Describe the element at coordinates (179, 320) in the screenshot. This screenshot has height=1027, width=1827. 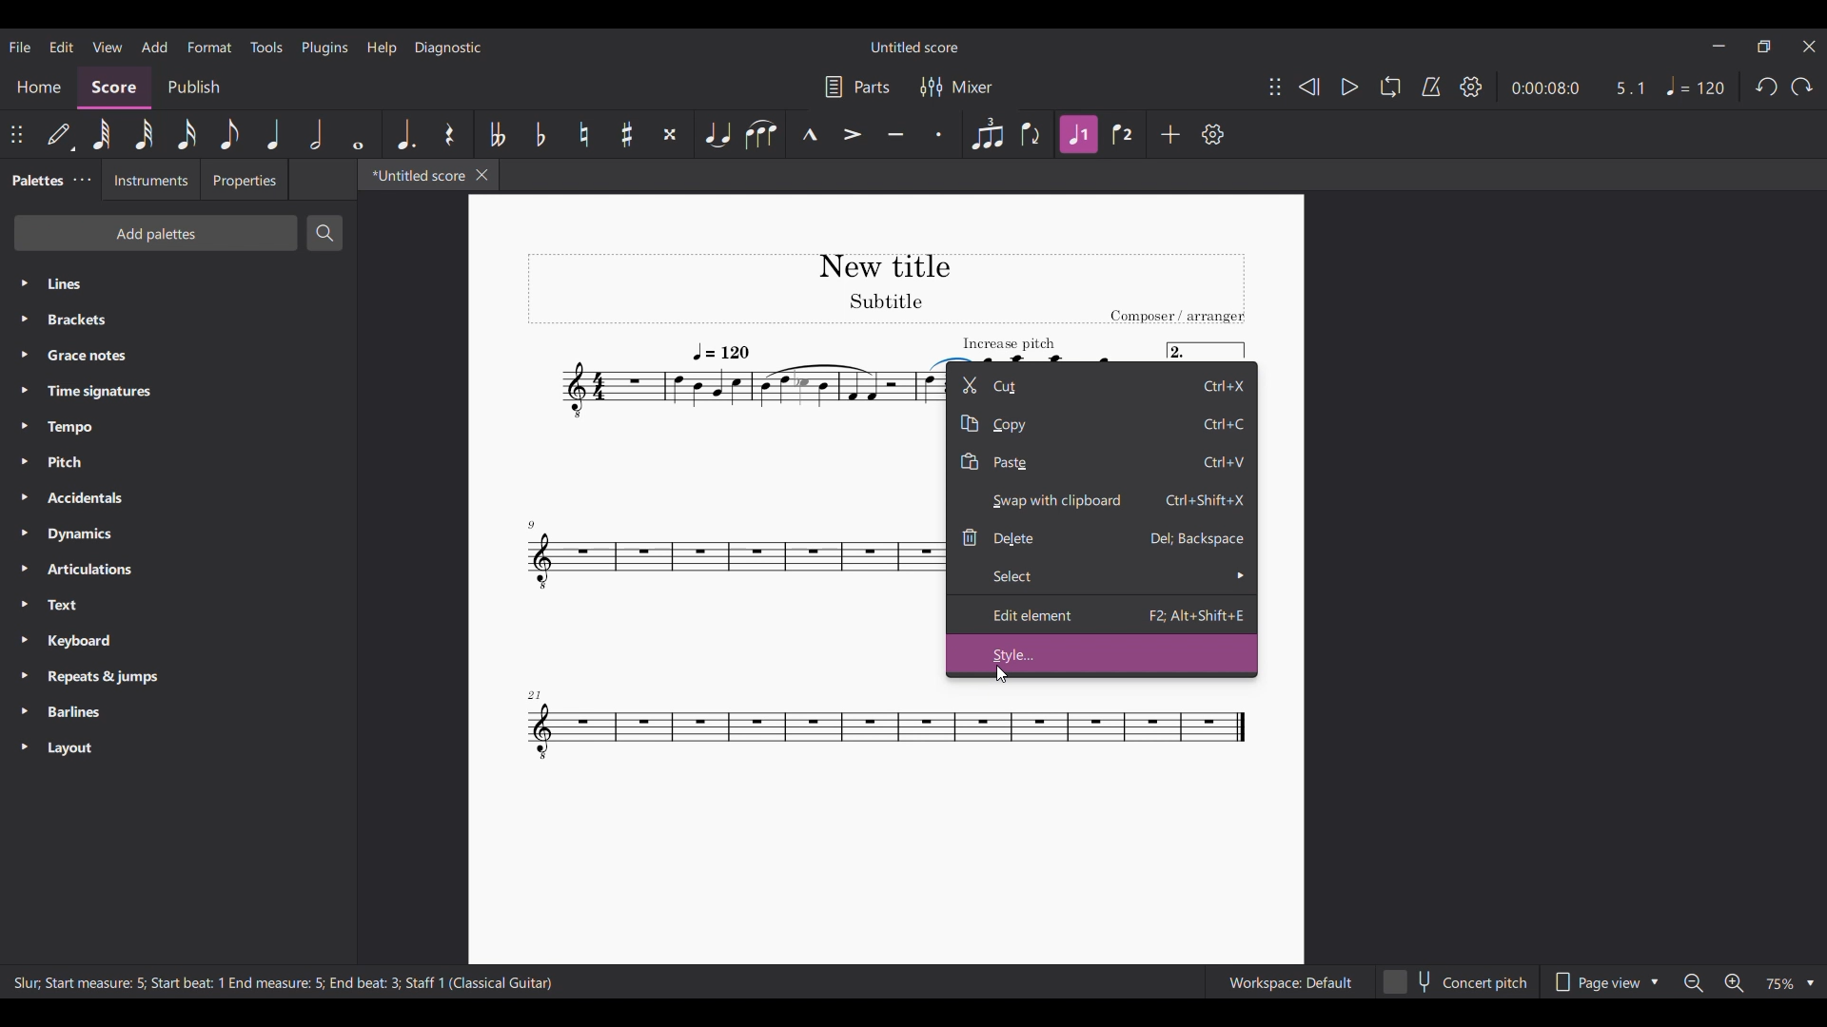
I see `Brackets` at that location.